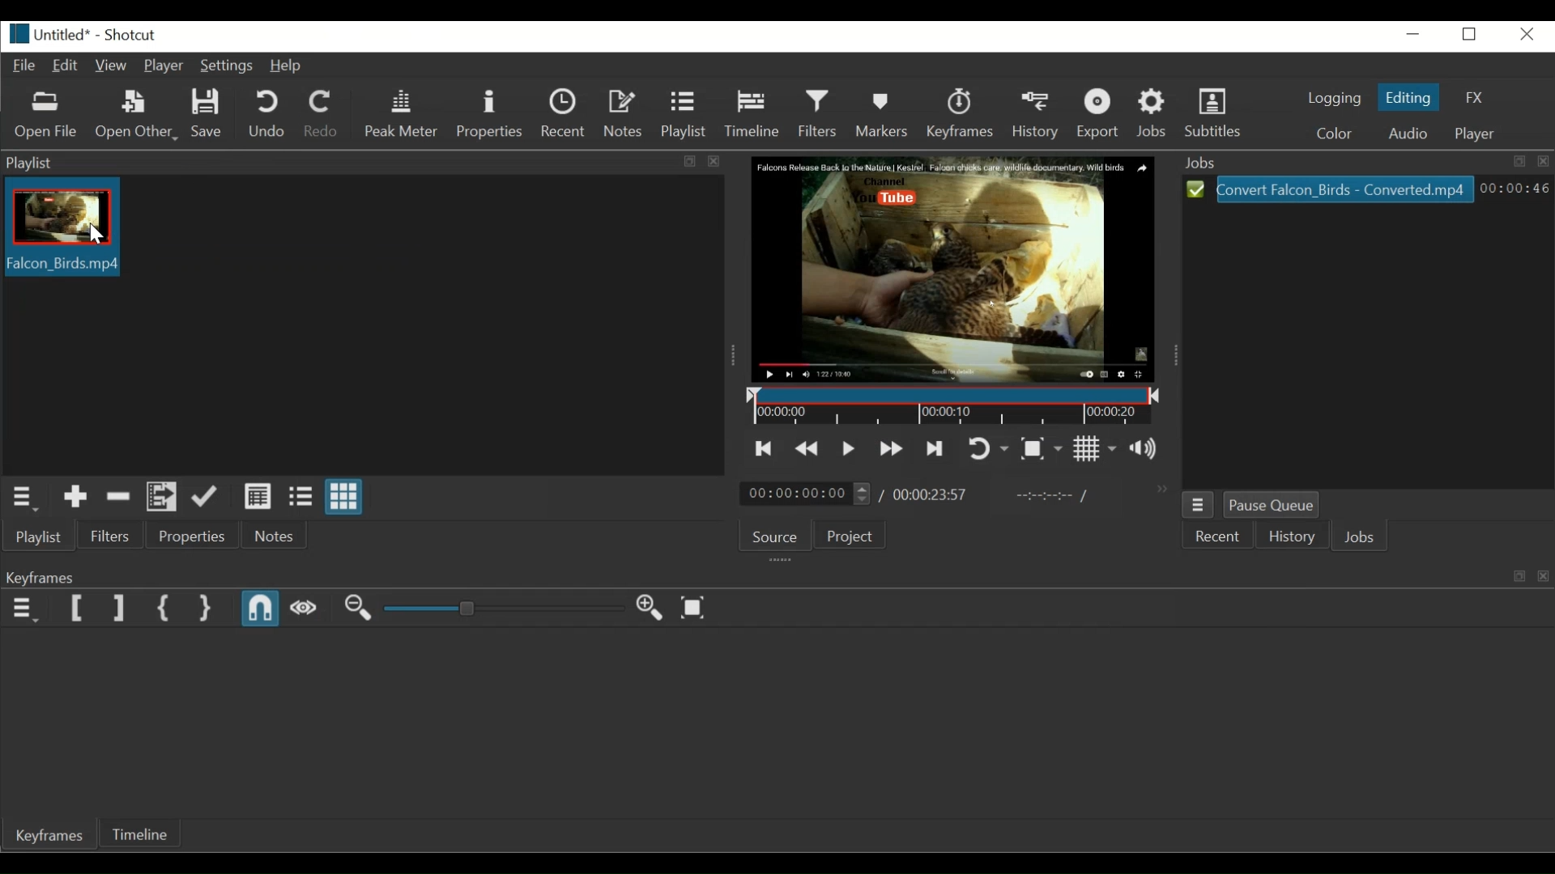 The image size is (1555, 874). What do you see at coordinates (502, 609) in the screenshot?
I see `Adjust Zoom keyframe` at bounding box center [502, 609].